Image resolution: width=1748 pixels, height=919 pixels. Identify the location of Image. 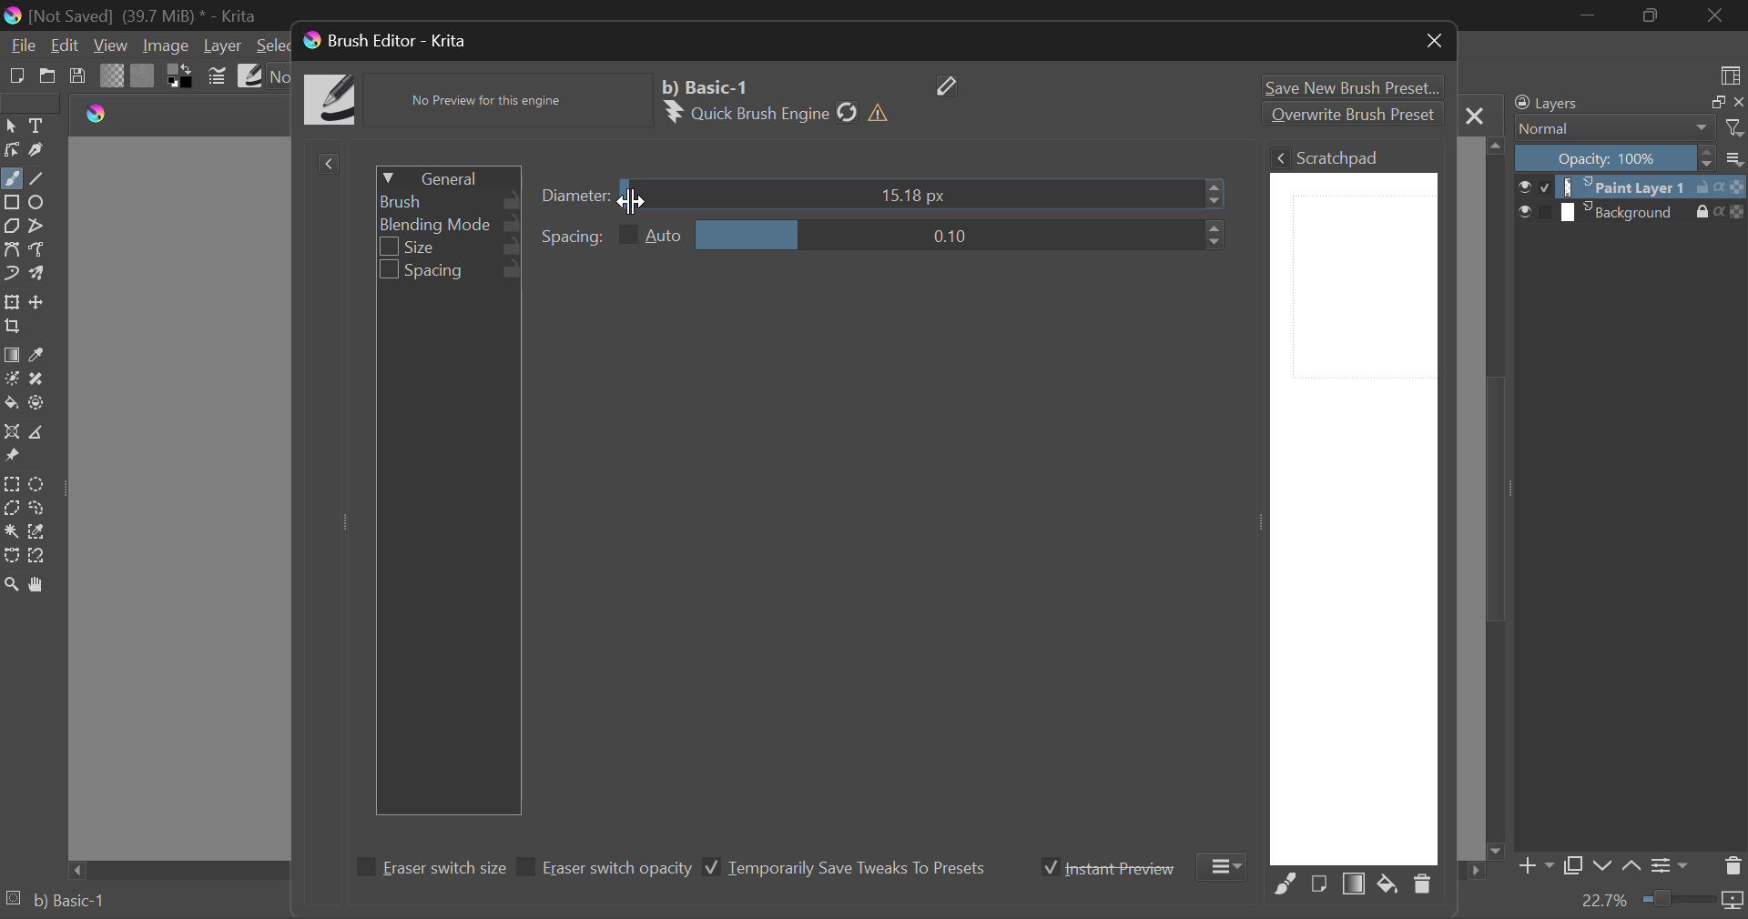
(168, 46).